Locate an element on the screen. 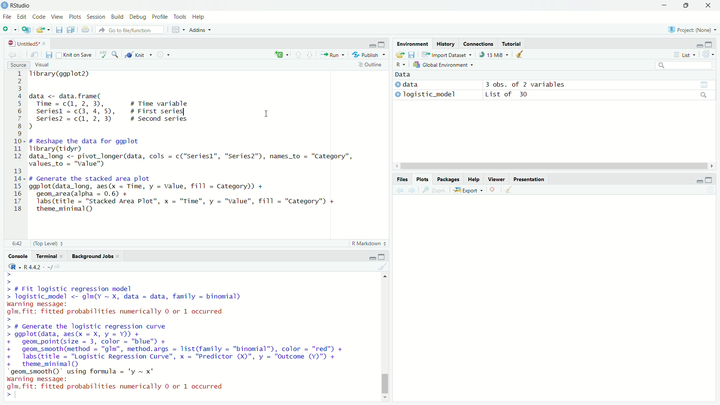  zoom is located at coordinates (117, 55).